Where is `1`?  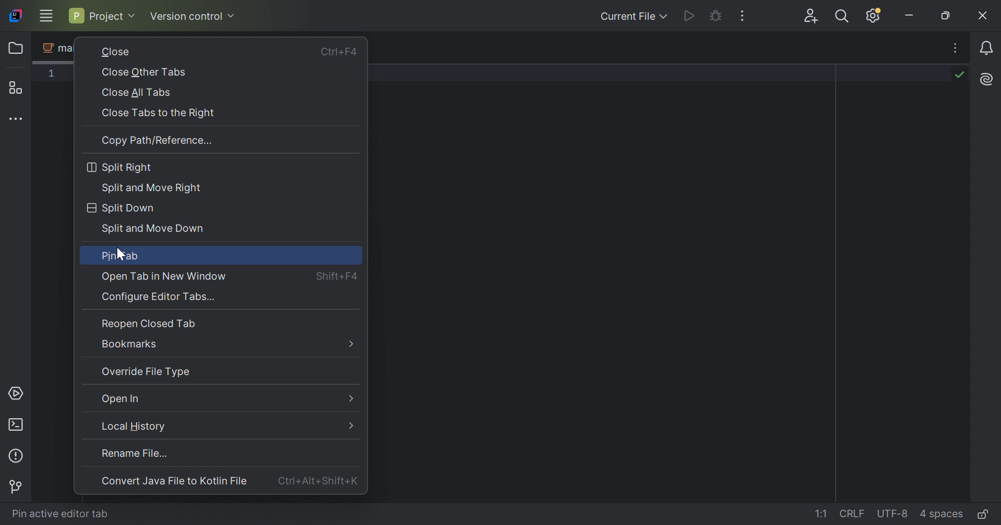 1 is located at coordinates (52, 73).